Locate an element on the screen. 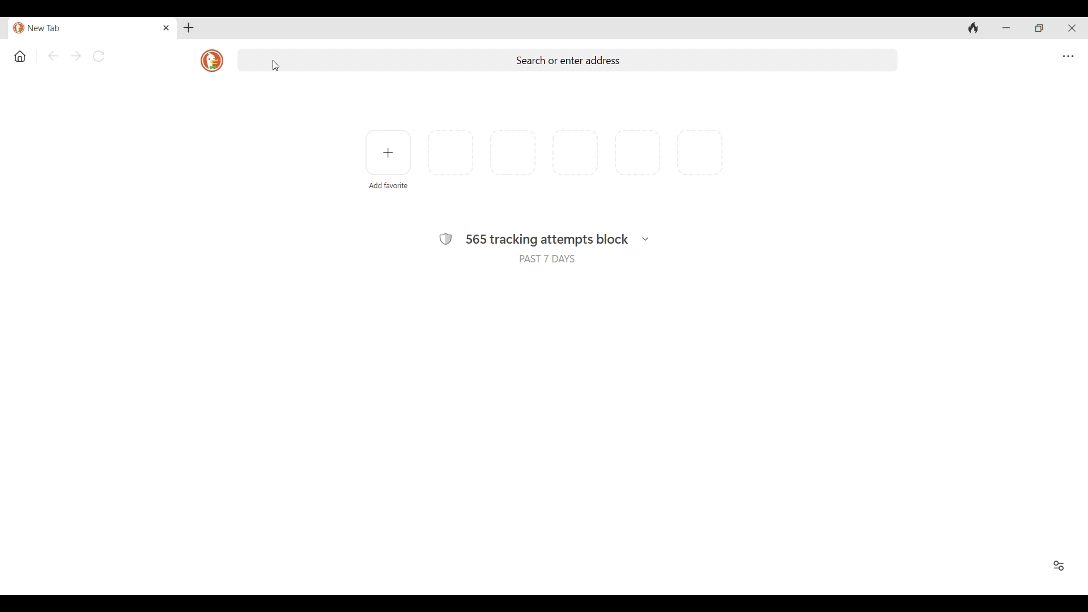  Add tab is located at coordinates (189, 28).